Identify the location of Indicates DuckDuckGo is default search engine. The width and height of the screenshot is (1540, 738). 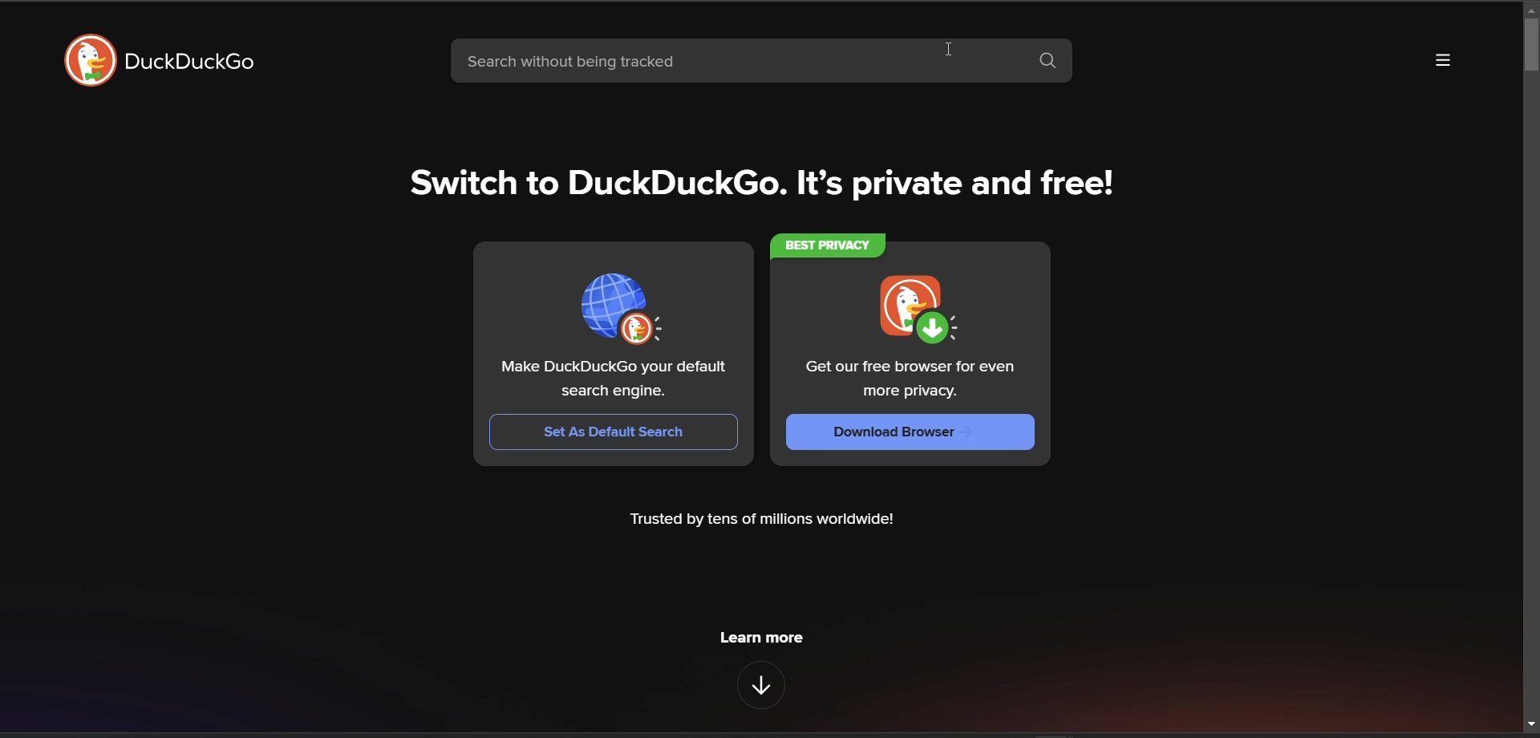
(624, 309).